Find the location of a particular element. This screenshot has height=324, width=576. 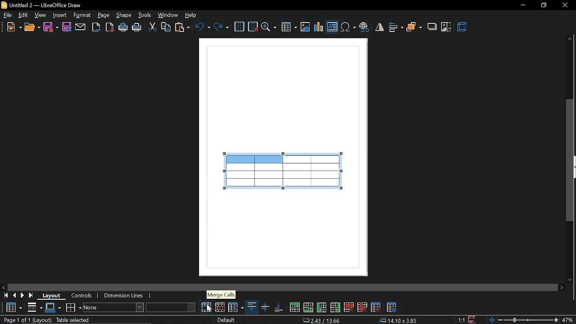

insert chart is located at coordinates (319, 26).